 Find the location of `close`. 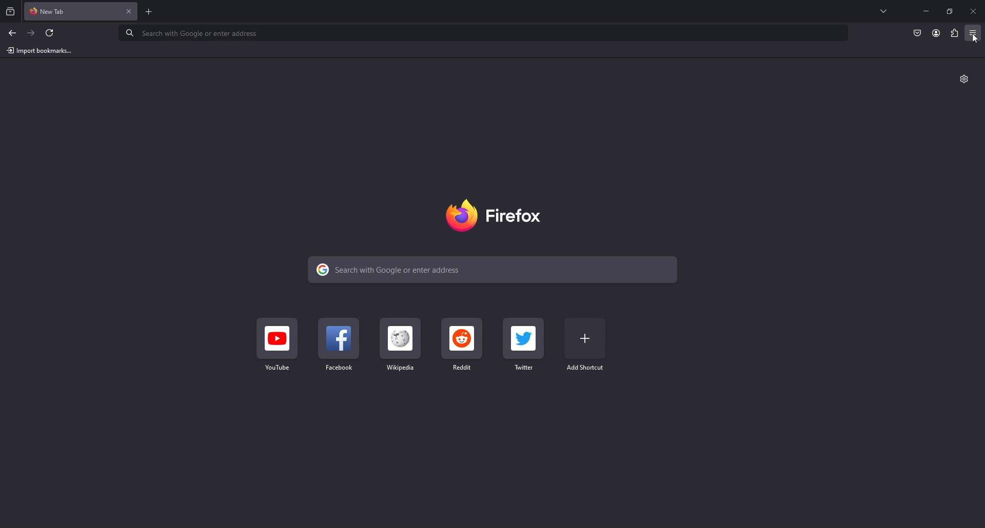

close is located at coordinates (974, 10).